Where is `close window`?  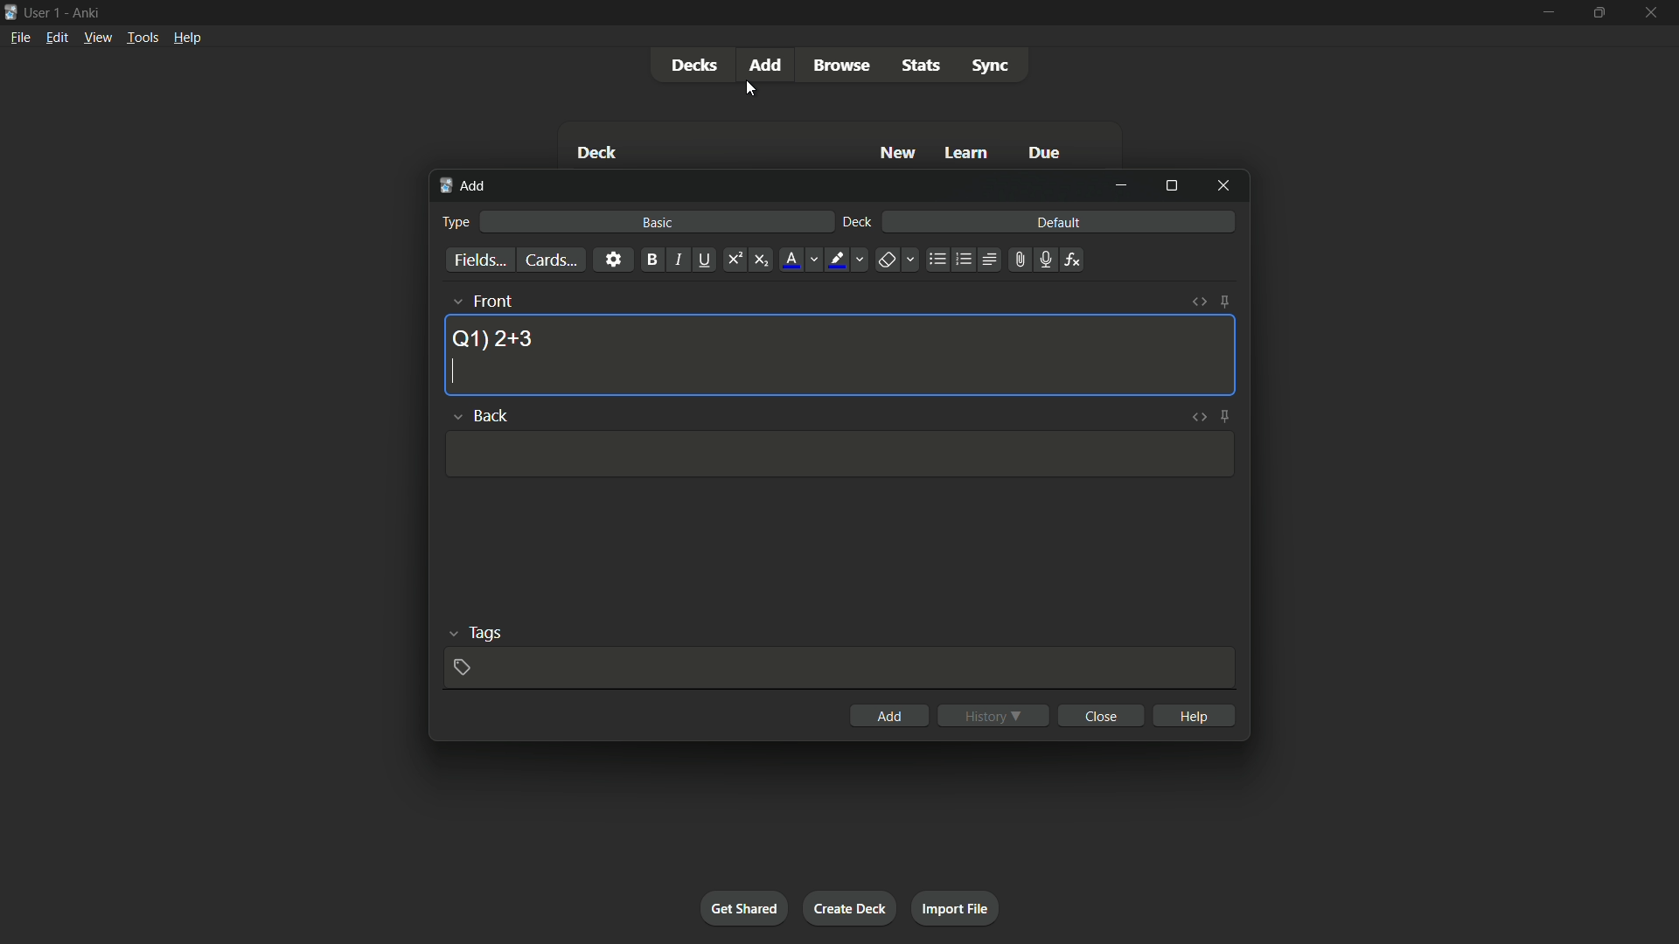
close window is located at coordinates (1224, 184).